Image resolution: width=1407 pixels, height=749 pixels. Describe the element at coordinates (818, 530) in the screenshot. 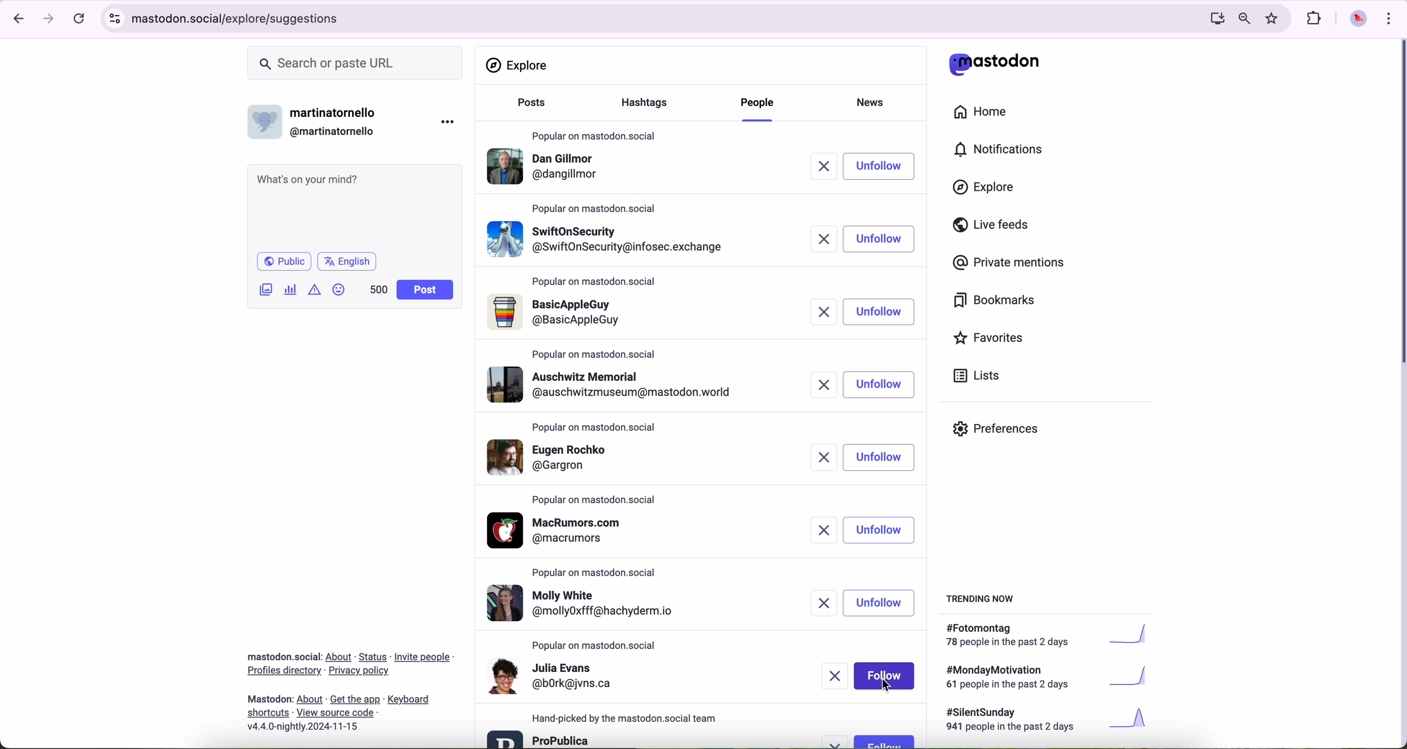

I see `remove` at that location.